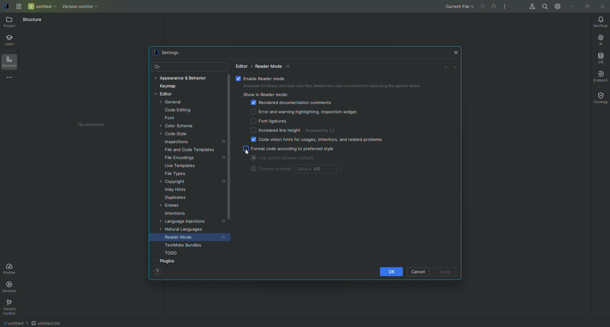 Image resolution: width=610 pixels, height=327 pixels. Describe the element at coordinates (11, 307) in the screenshot. I see `Version Control` at that location.